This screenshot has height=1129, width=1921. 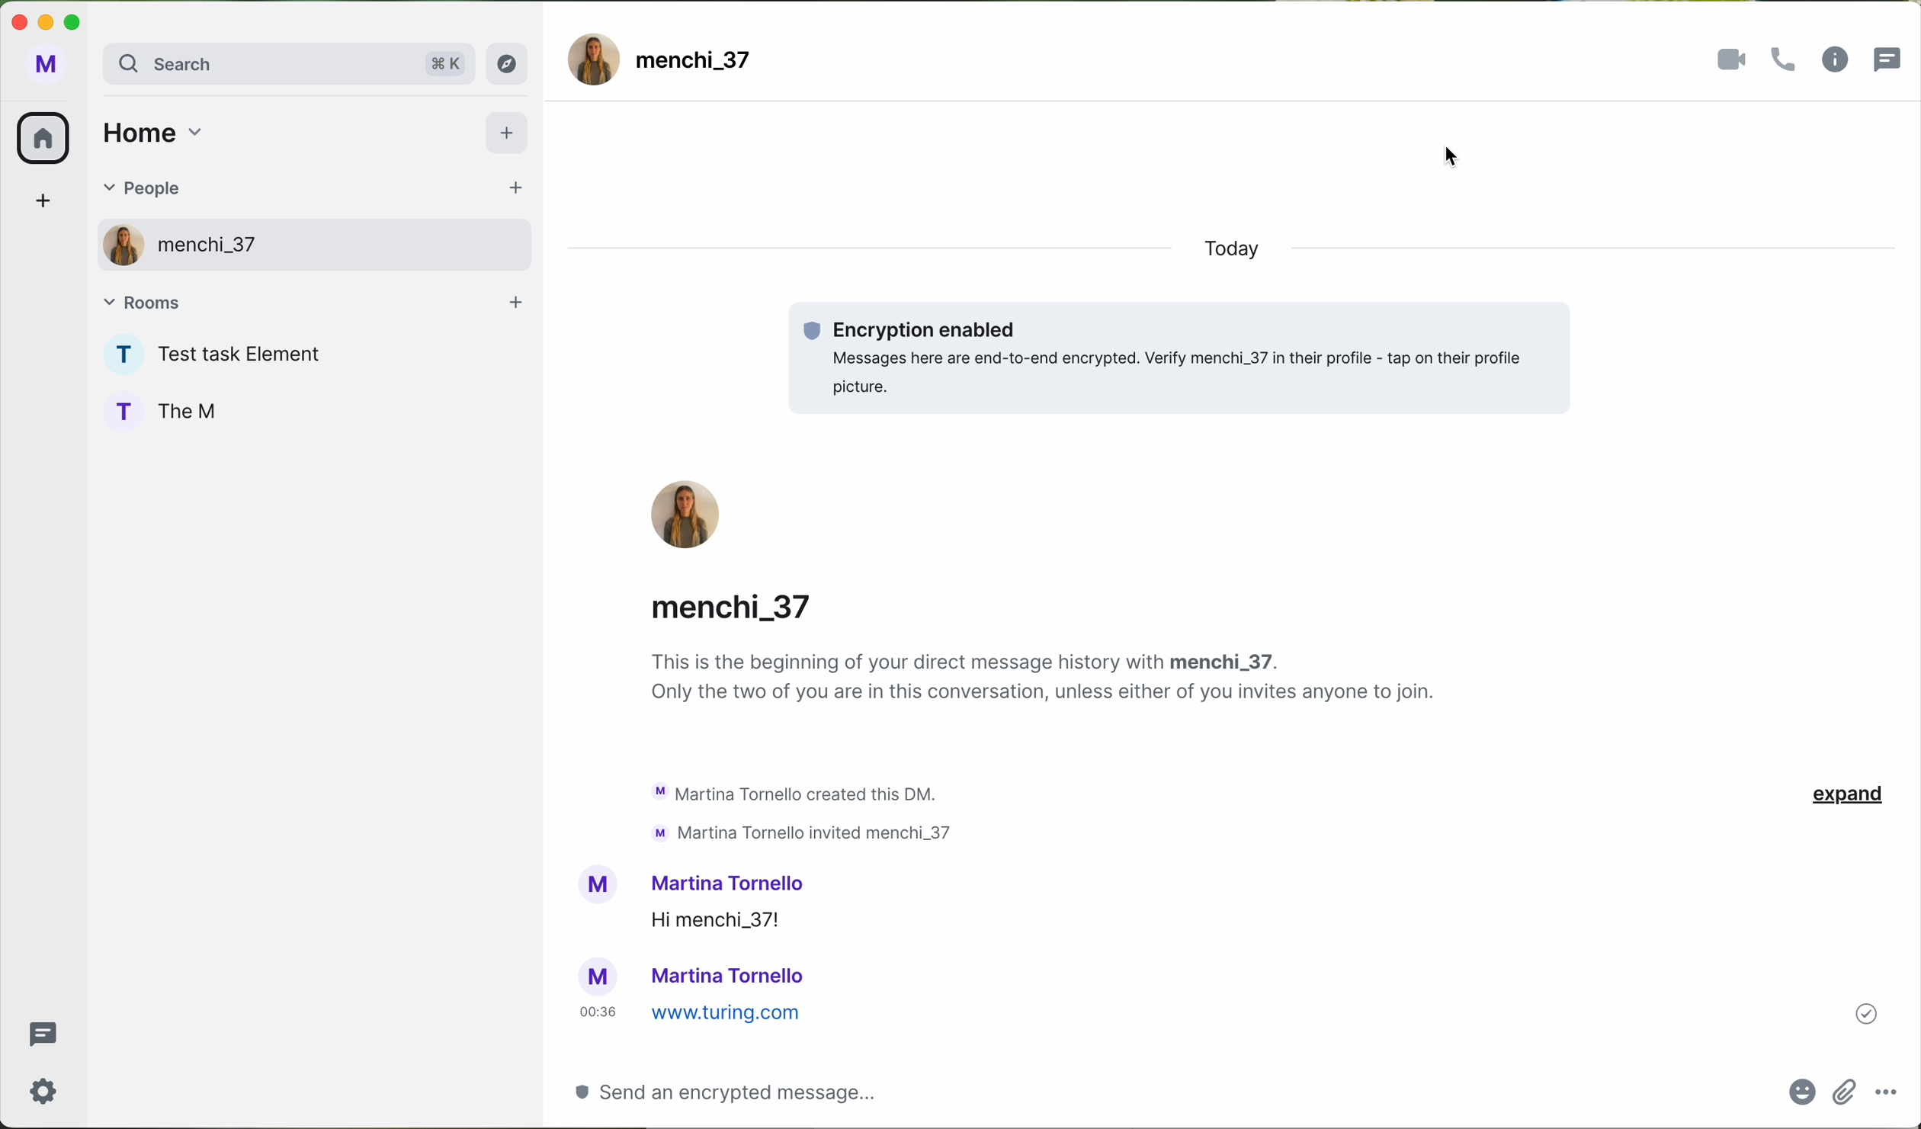 What do you see at coordinates (698, 63) in the screenshot?
I see `user name` at bounding box center [698, 63].